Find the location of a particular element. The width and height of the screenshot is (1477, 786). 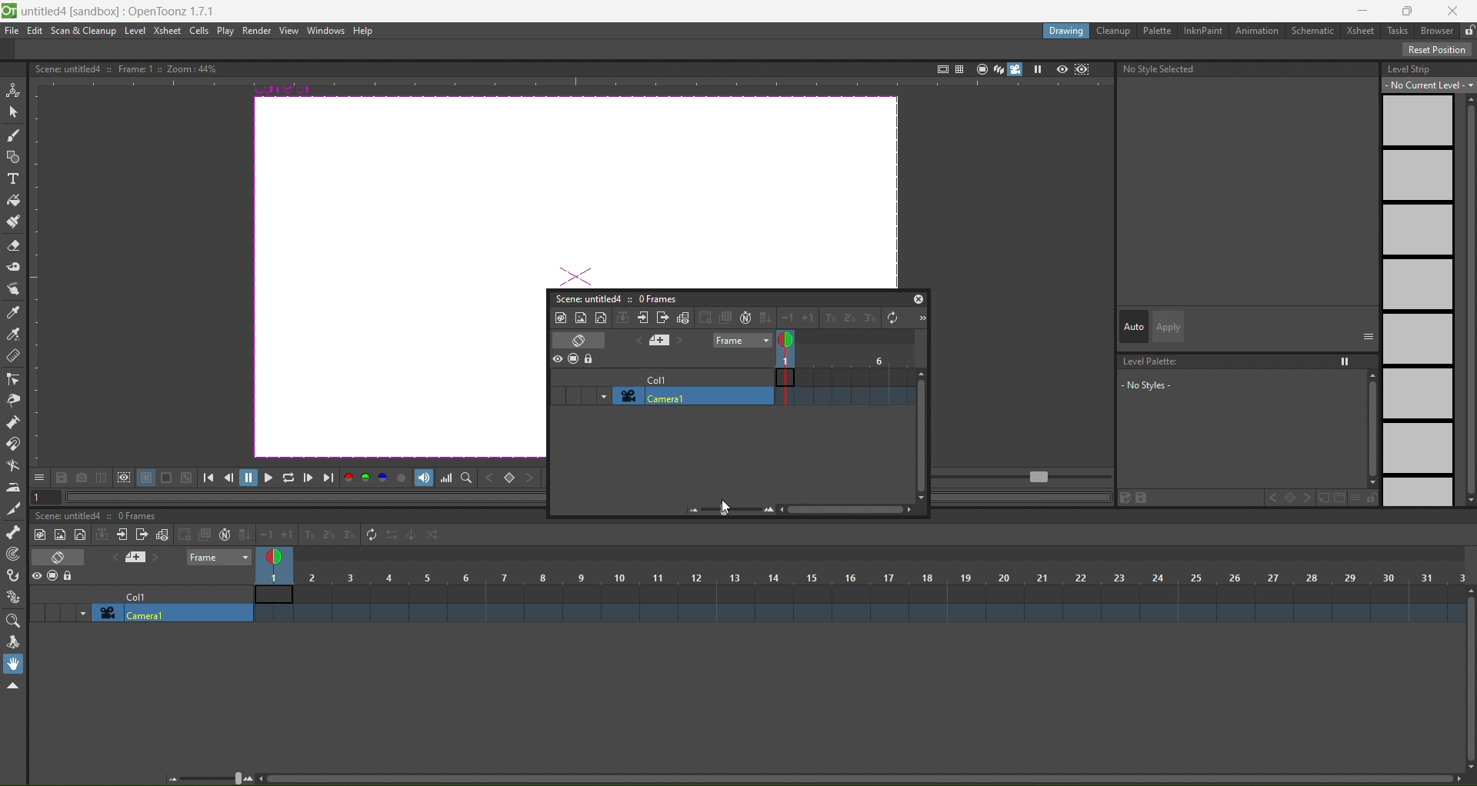

auto input cell number is located at coordinates (744, 318).